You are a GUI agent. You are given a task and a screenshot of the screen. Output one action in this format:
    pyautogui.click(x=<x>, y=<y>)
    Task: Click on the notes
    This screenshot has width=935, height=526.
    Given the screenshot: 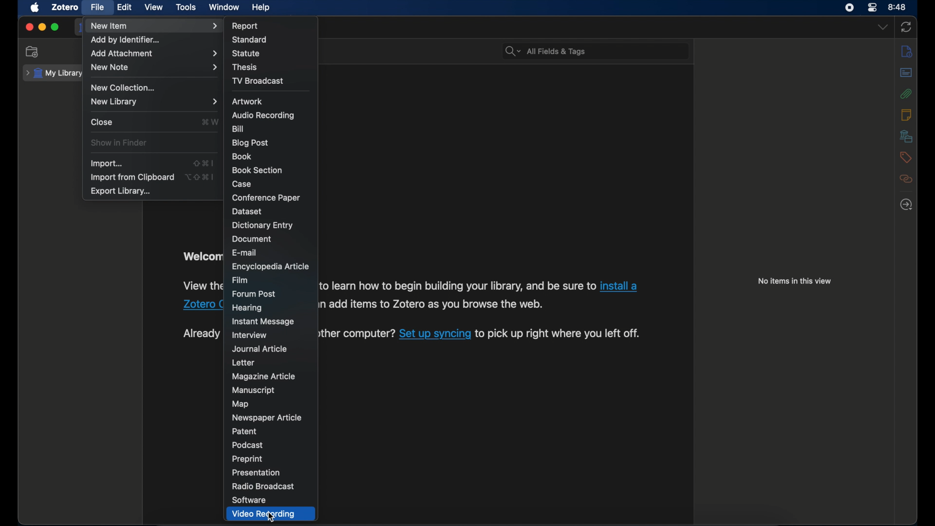 What is the action you would take?
    pyautogui.click(x=906, y=114)
    